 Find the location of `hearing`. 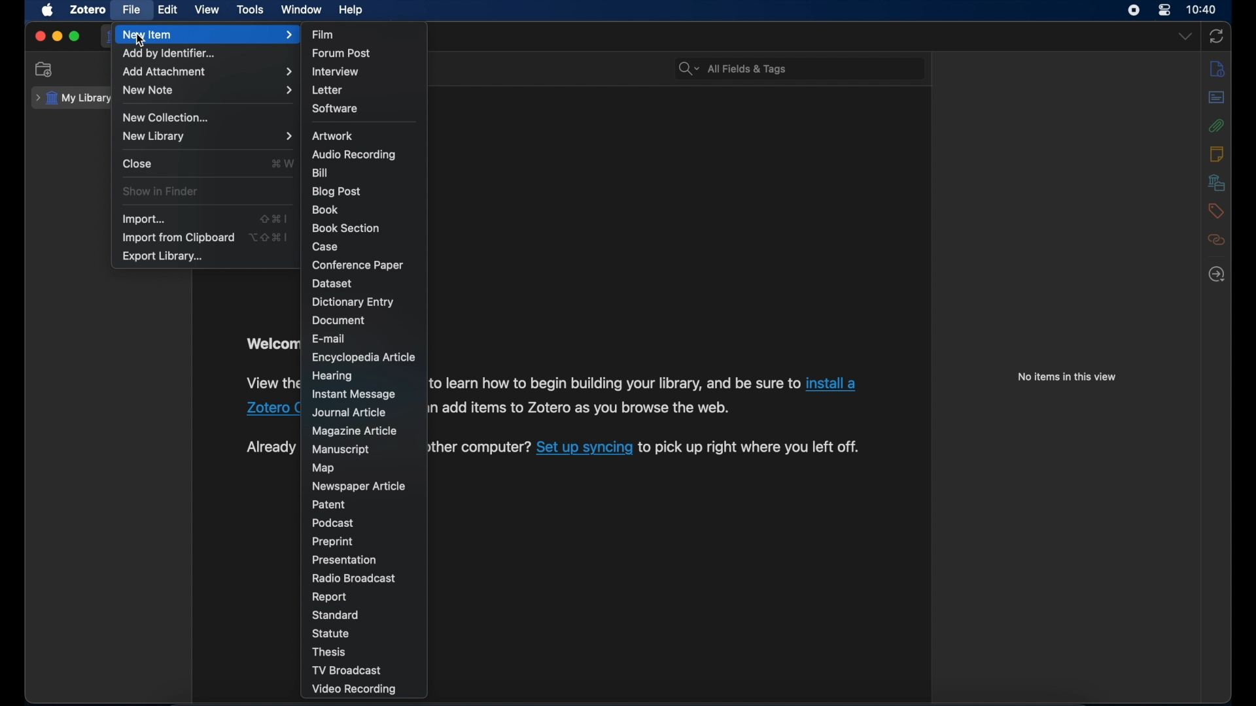

hearing is located at coordinates (332, 376).